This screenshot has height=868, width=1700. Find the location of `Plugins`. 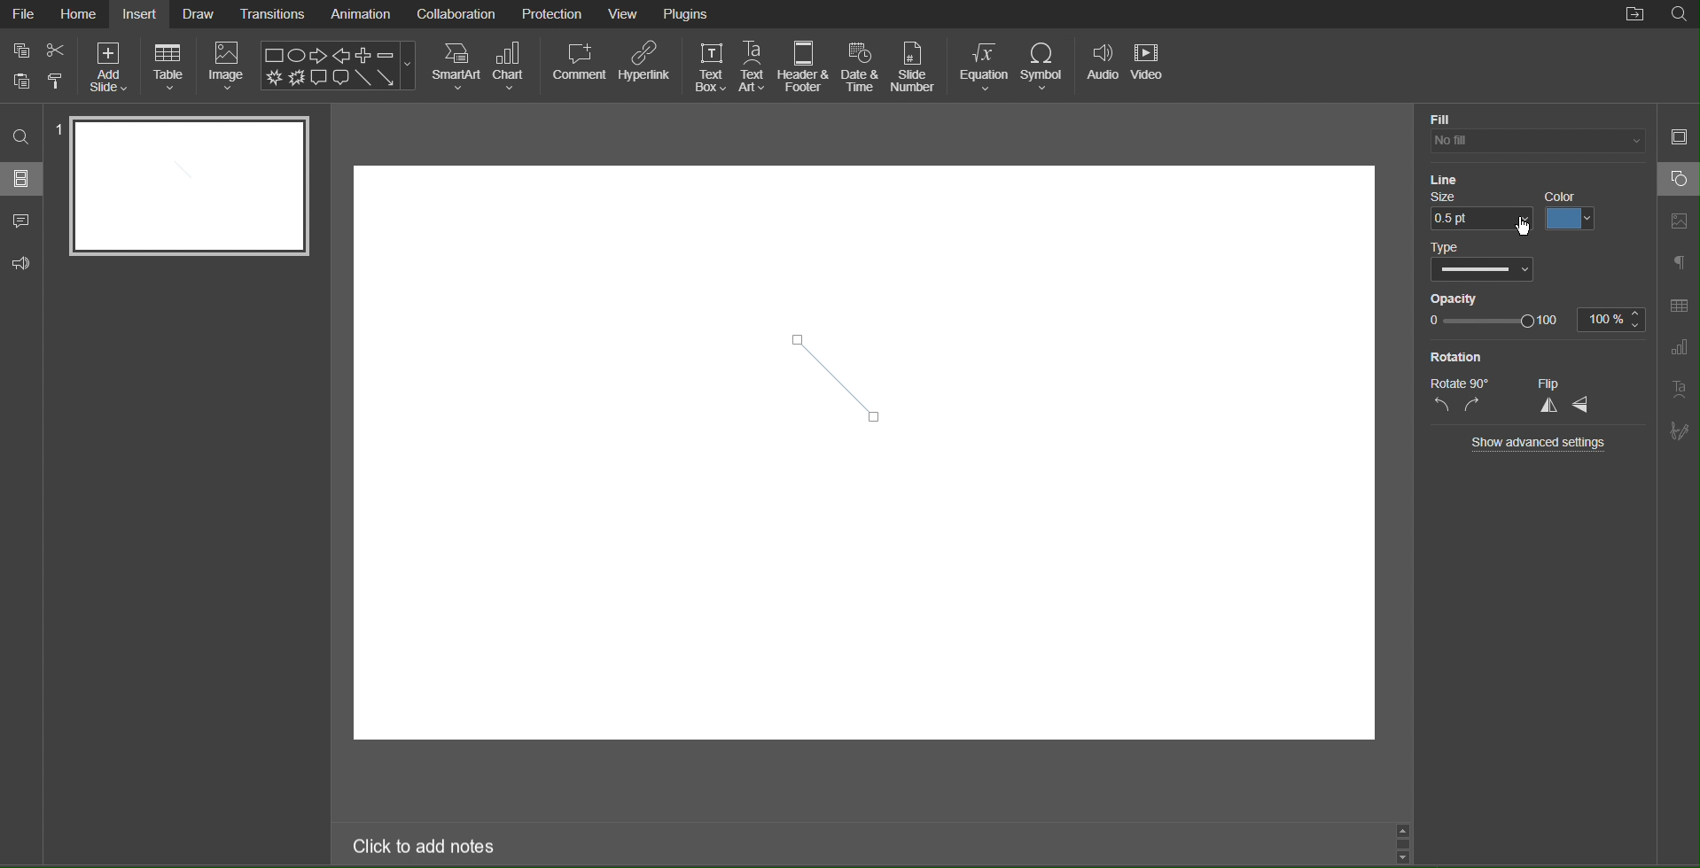

Plugins is located at coordinates (689, 14).